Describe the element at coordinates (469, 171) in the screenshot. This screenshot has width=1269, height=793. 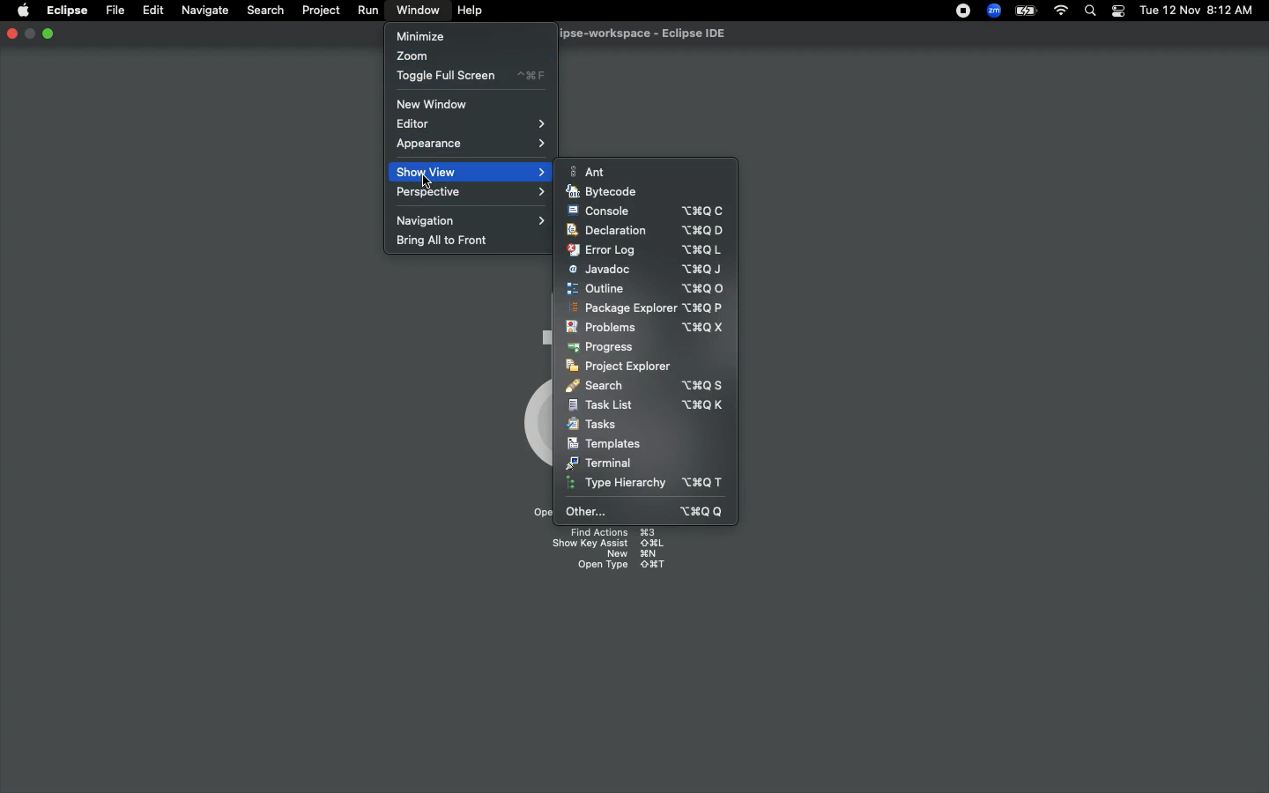
I see `Show view` at that location.